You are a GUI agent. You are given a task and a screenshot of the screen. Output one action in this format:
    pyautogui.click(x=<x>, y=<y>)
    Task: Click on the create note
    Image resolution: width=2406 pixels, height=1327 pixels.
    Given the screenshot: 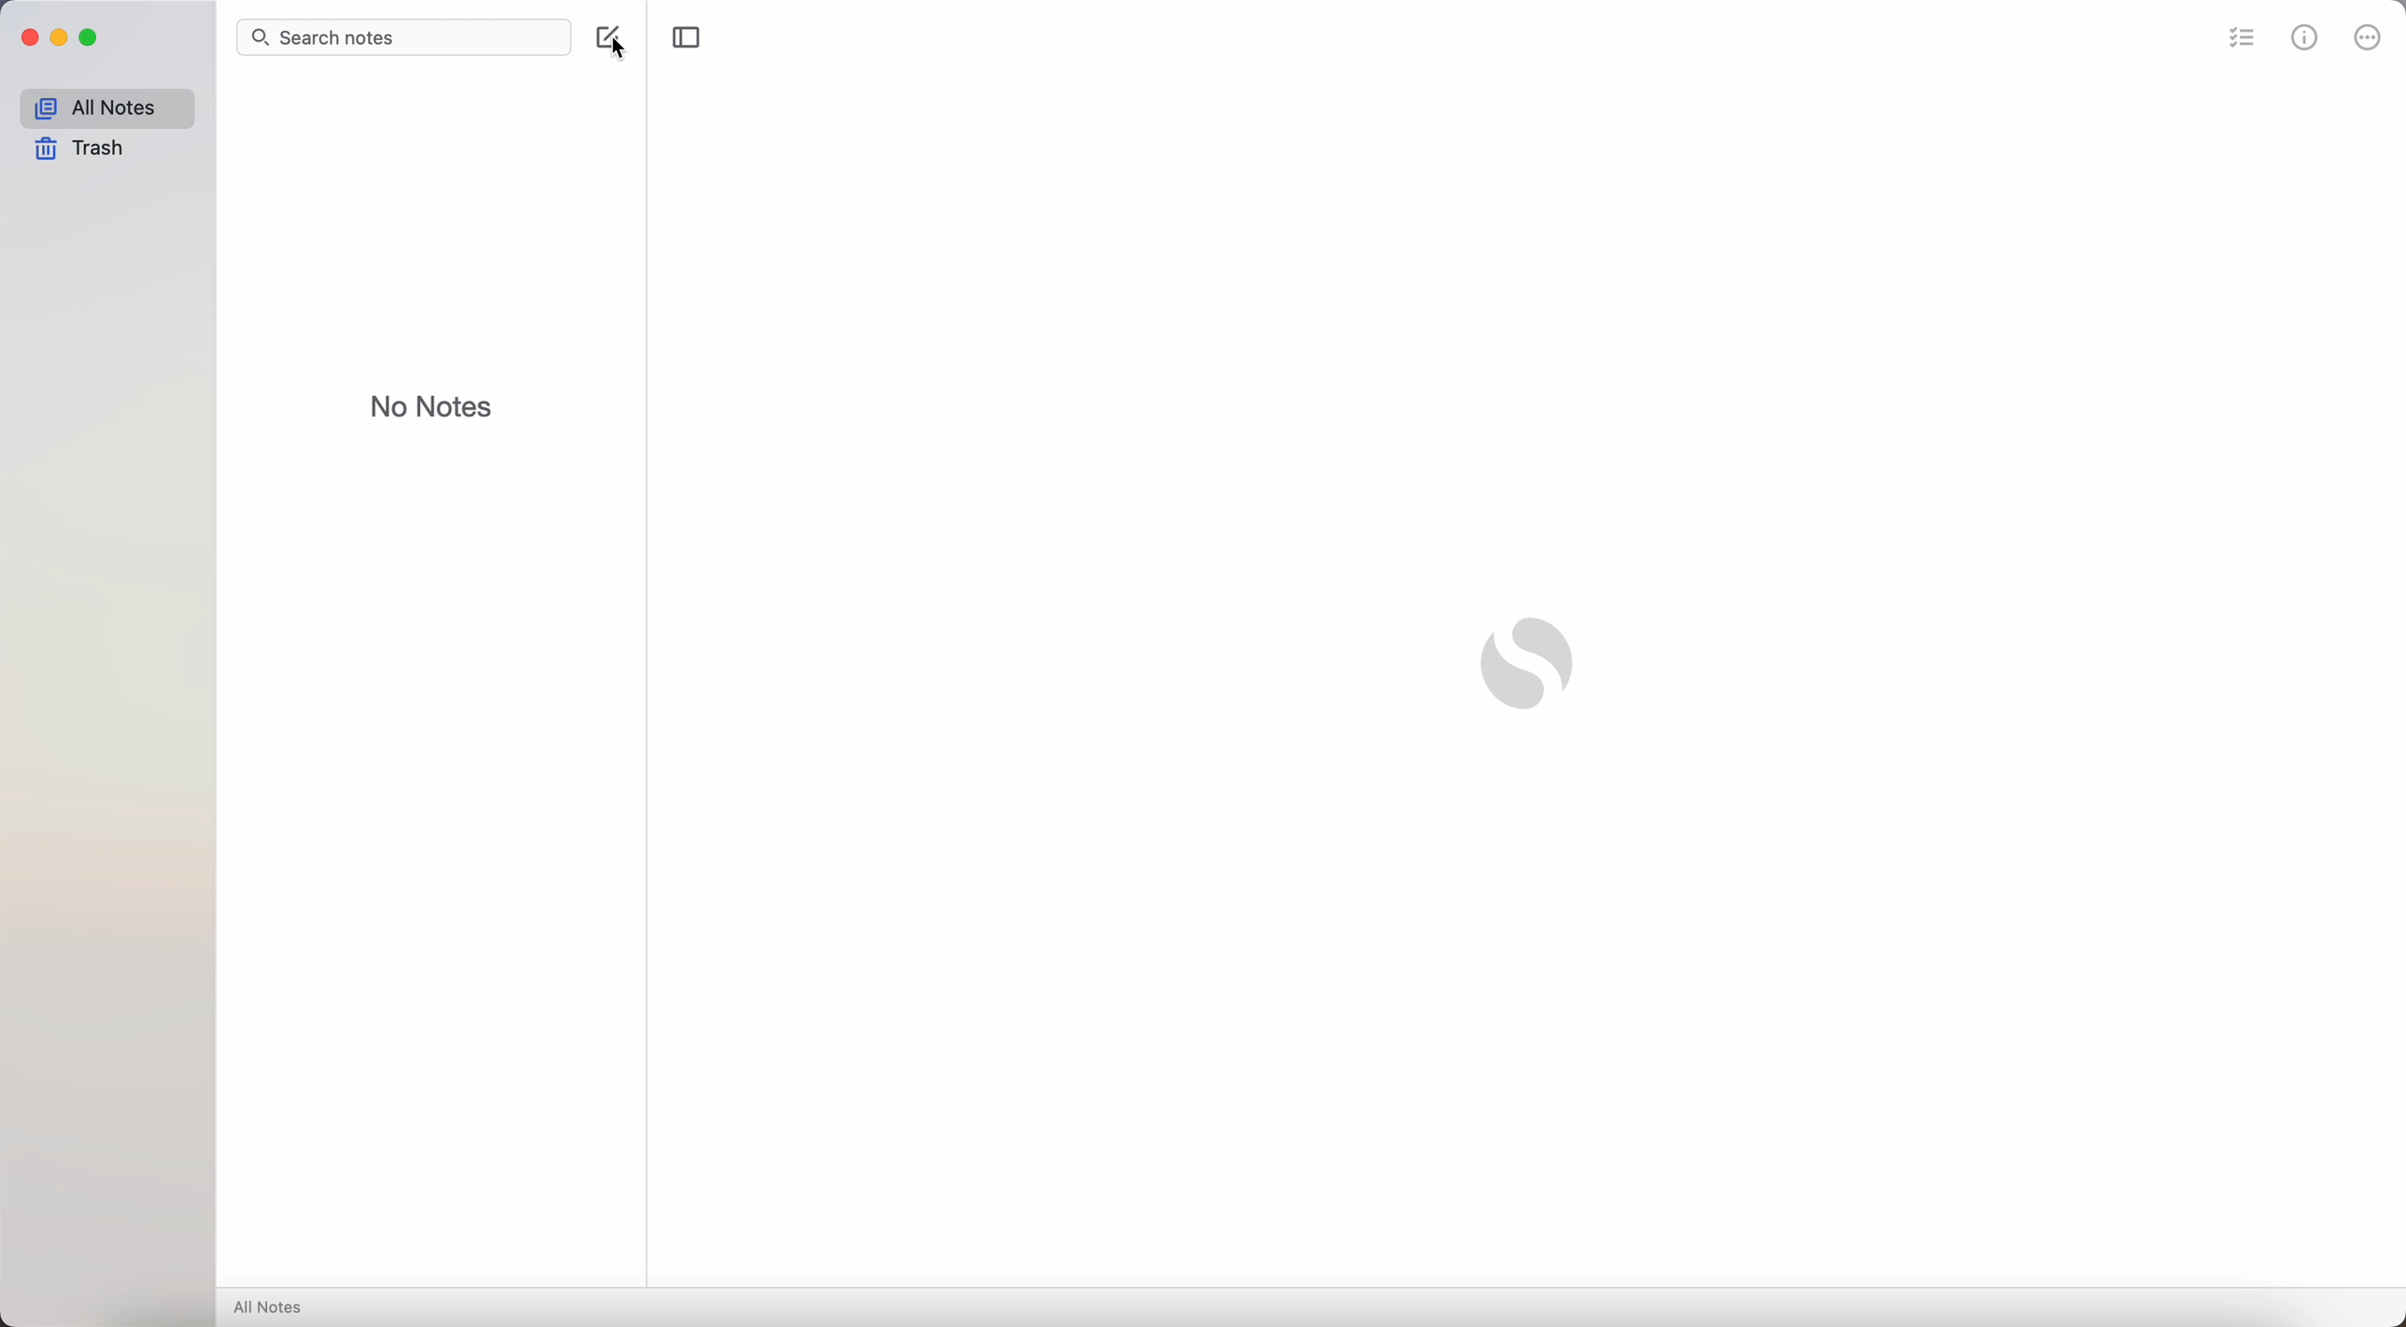 What is the action you would take?
    pyautogui.click(x=611, y=41)
    